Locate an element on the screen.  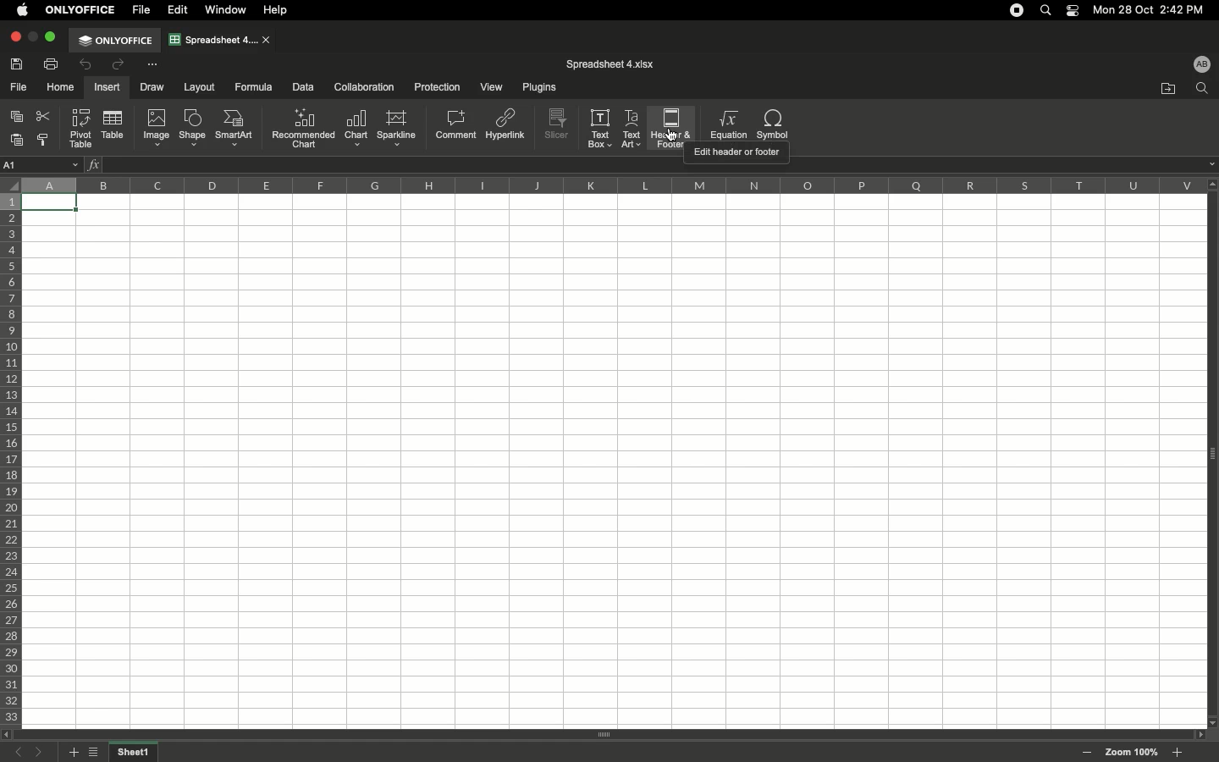
Draw is located at coordinates (154, 86).